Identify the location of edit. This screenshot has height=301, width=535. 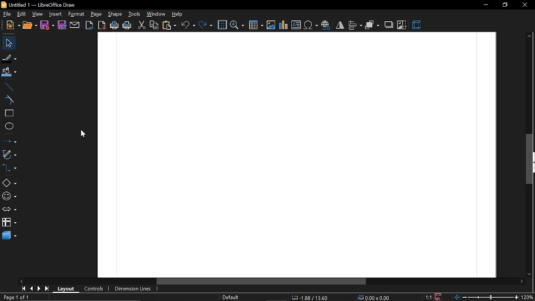
(23, 14).